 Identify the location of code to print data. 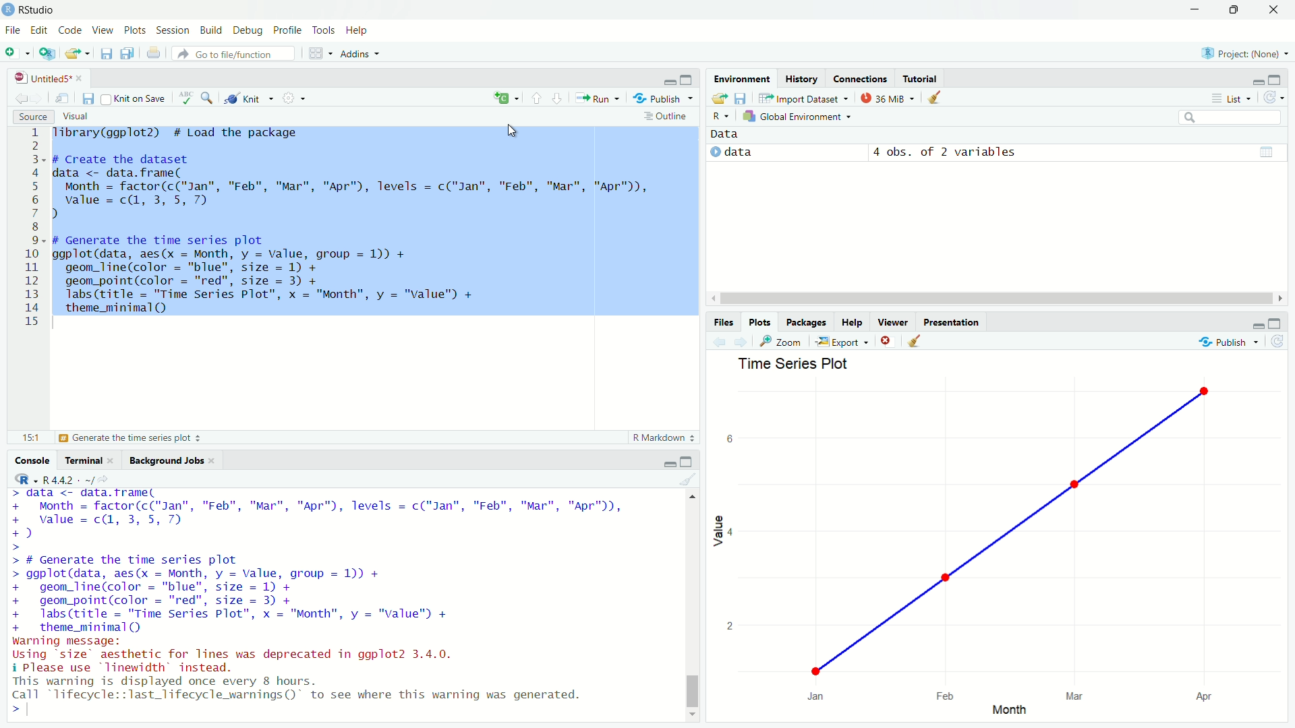
(133, 494).